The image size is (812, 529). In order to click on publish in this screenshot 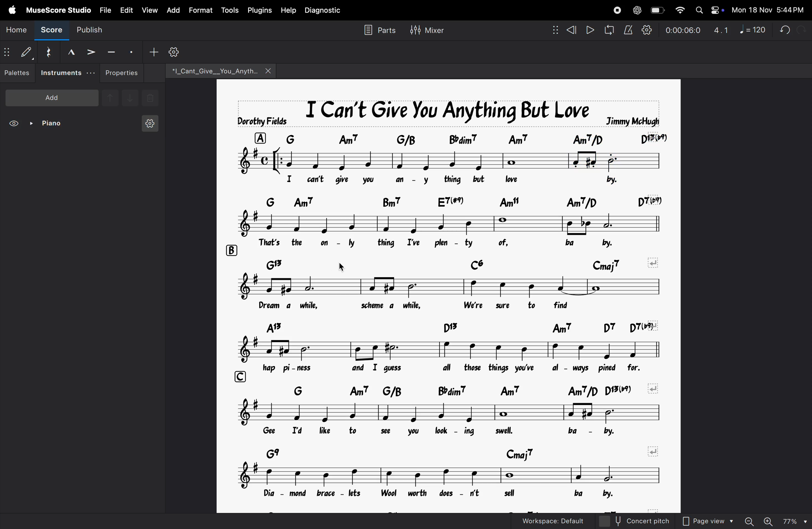, I will do `click(89, 31)`.